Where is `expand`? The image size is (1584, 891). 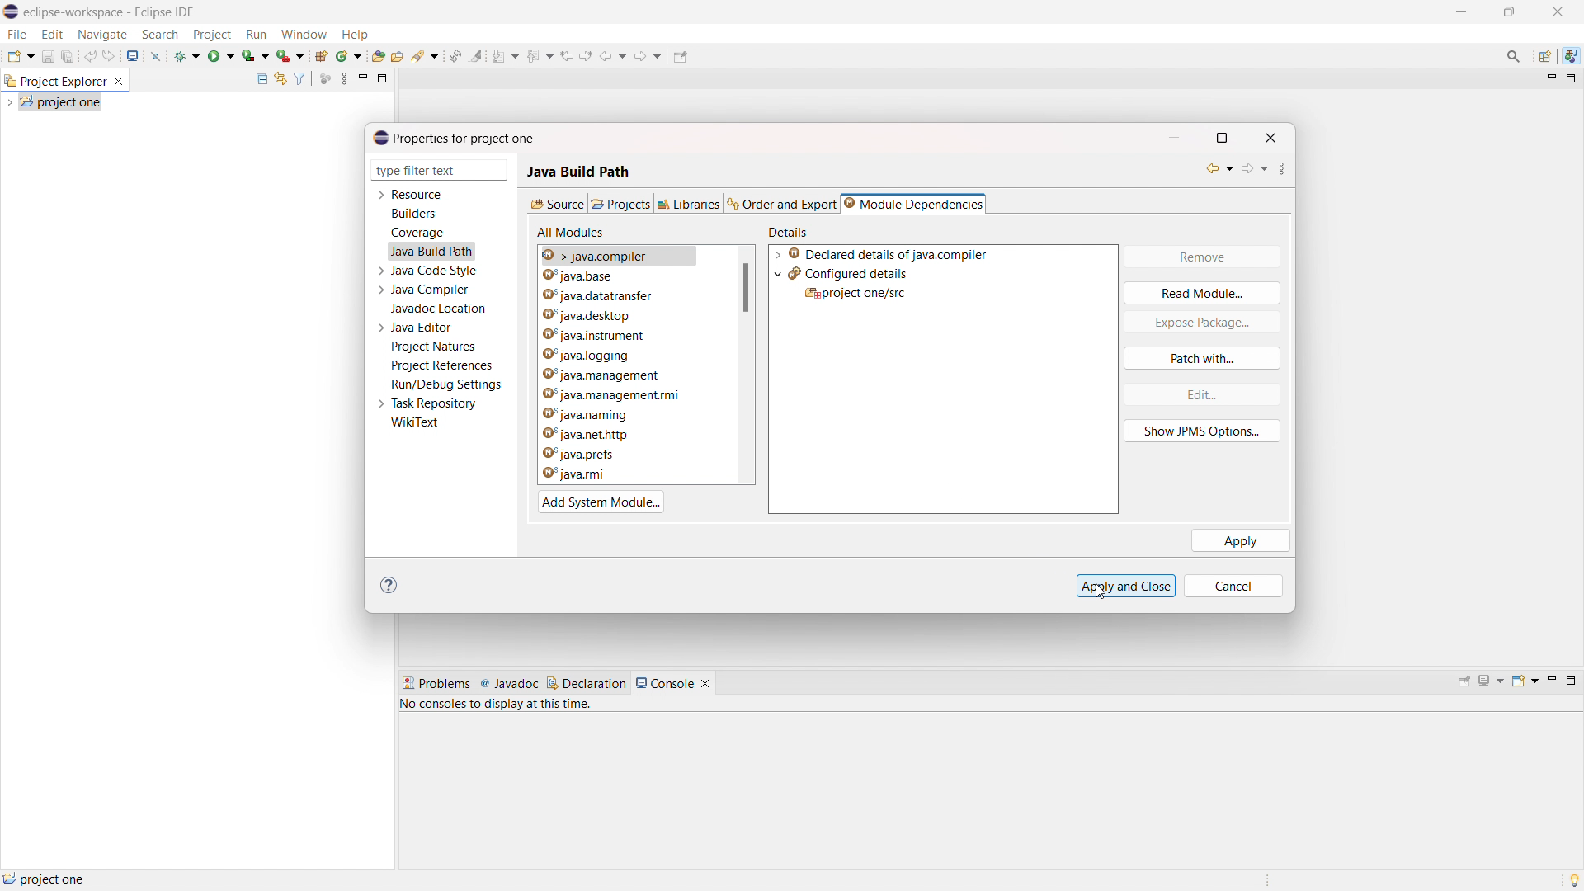
expand is located at coordinates (776, 255).